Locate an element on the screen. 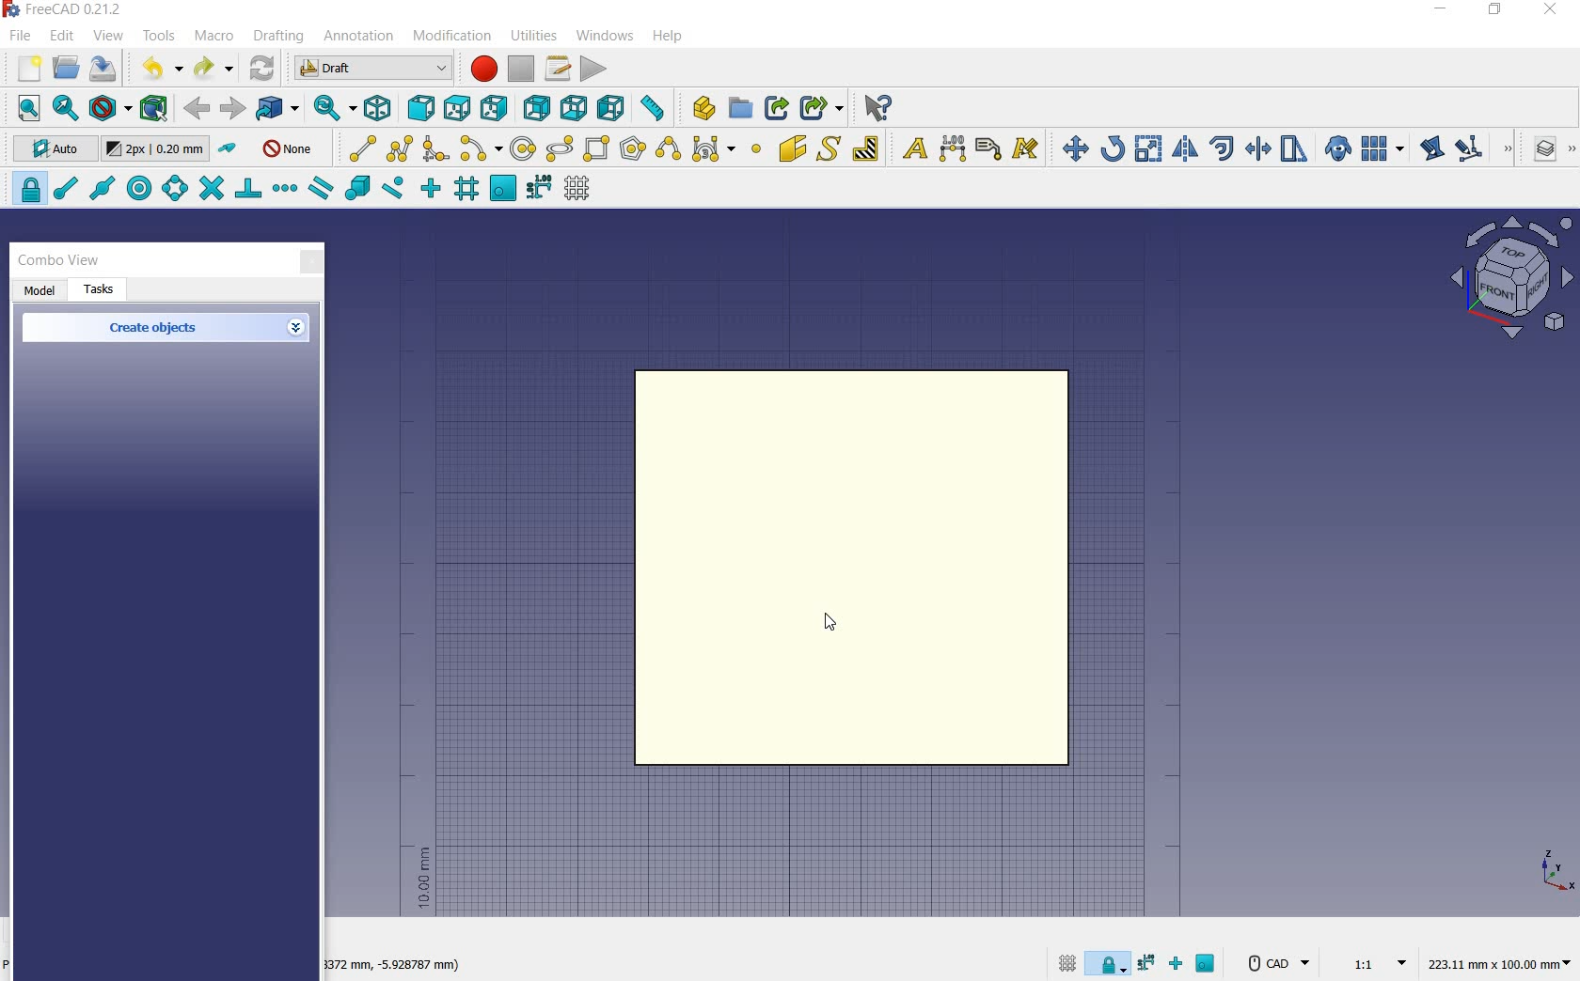  snap extension is located at coordinates (284, 189).